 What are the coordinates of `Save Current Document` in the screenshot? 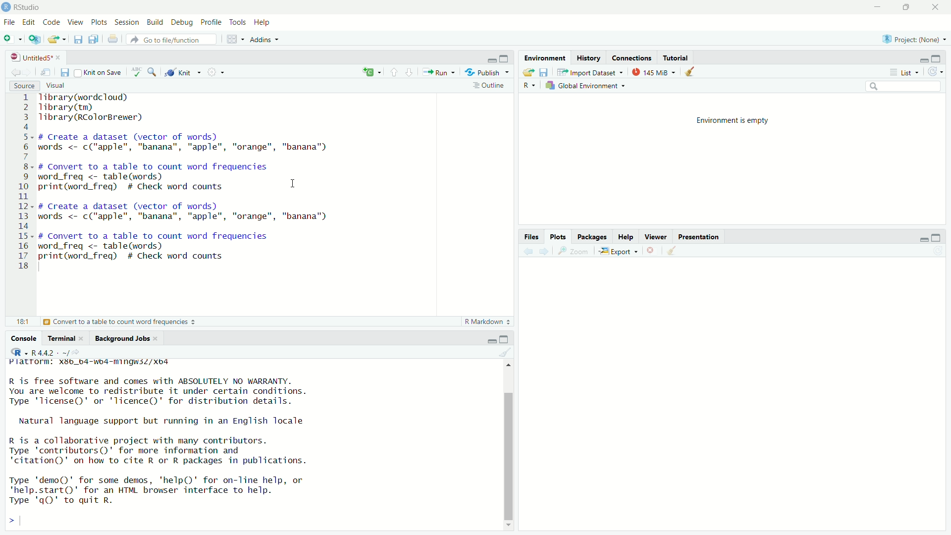 It's located at (77, 40).